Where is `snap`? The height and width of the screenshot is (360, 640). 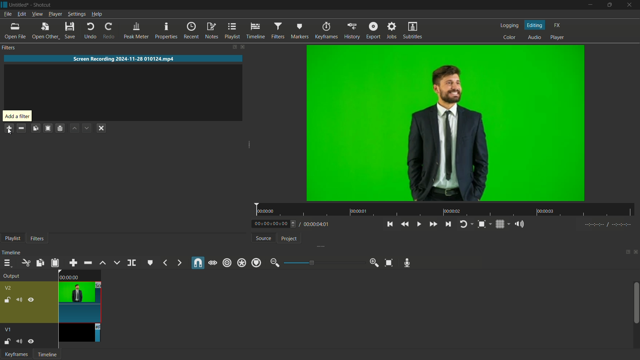
snap is located at coordinates (198, 263).